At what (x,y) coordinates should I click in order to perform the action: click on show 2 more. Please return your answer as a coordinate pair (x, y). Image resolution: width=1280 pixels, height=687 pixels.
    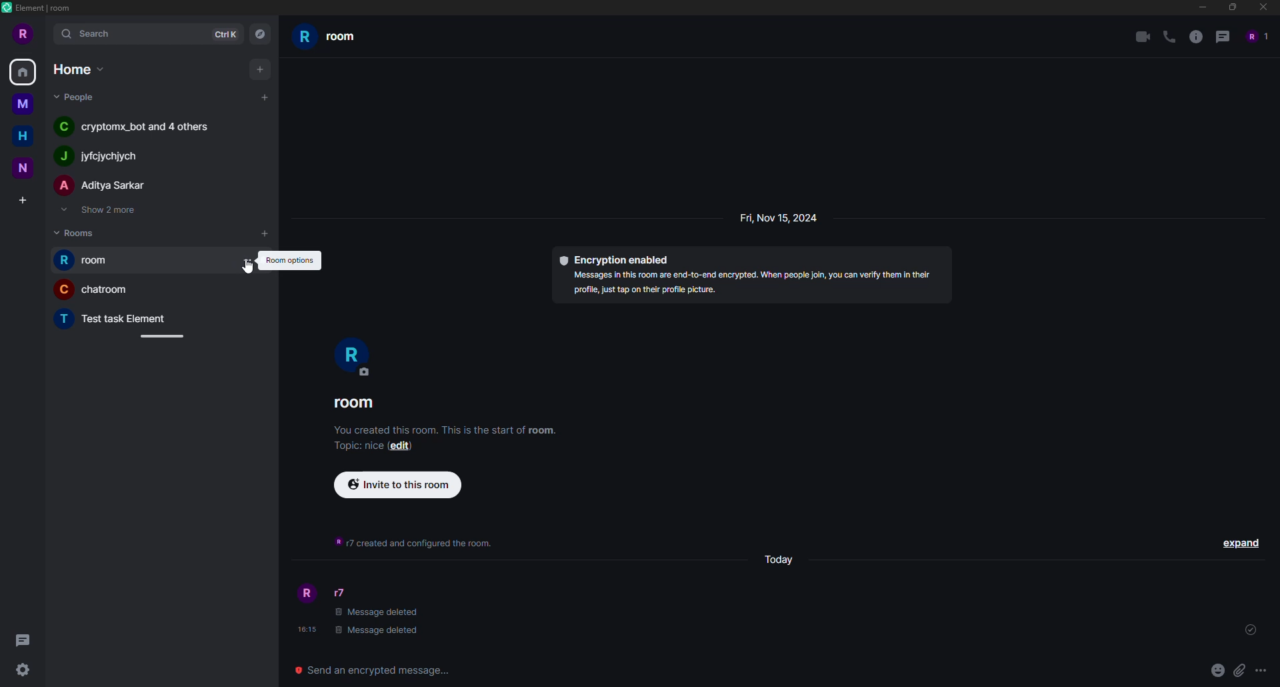
    Looking at the image, I should click on (102, 211).